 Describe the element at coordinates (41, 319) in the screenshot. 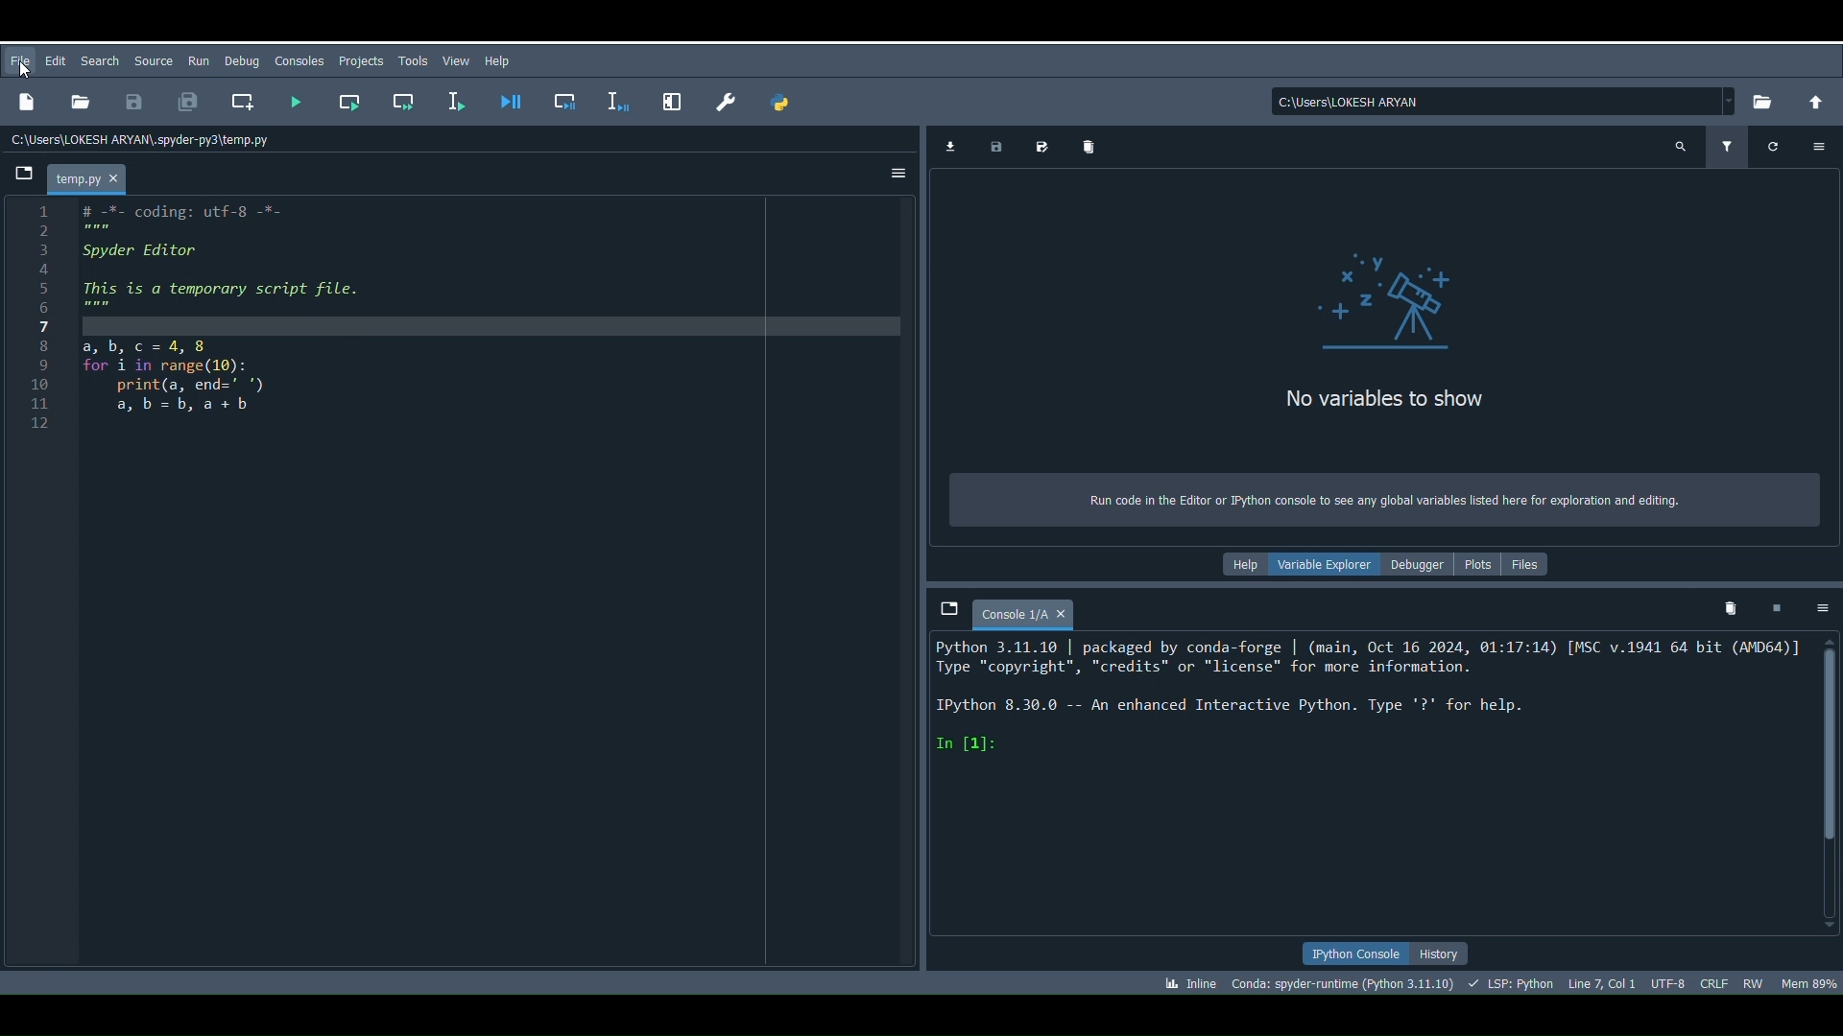

I see `line number` at that location.